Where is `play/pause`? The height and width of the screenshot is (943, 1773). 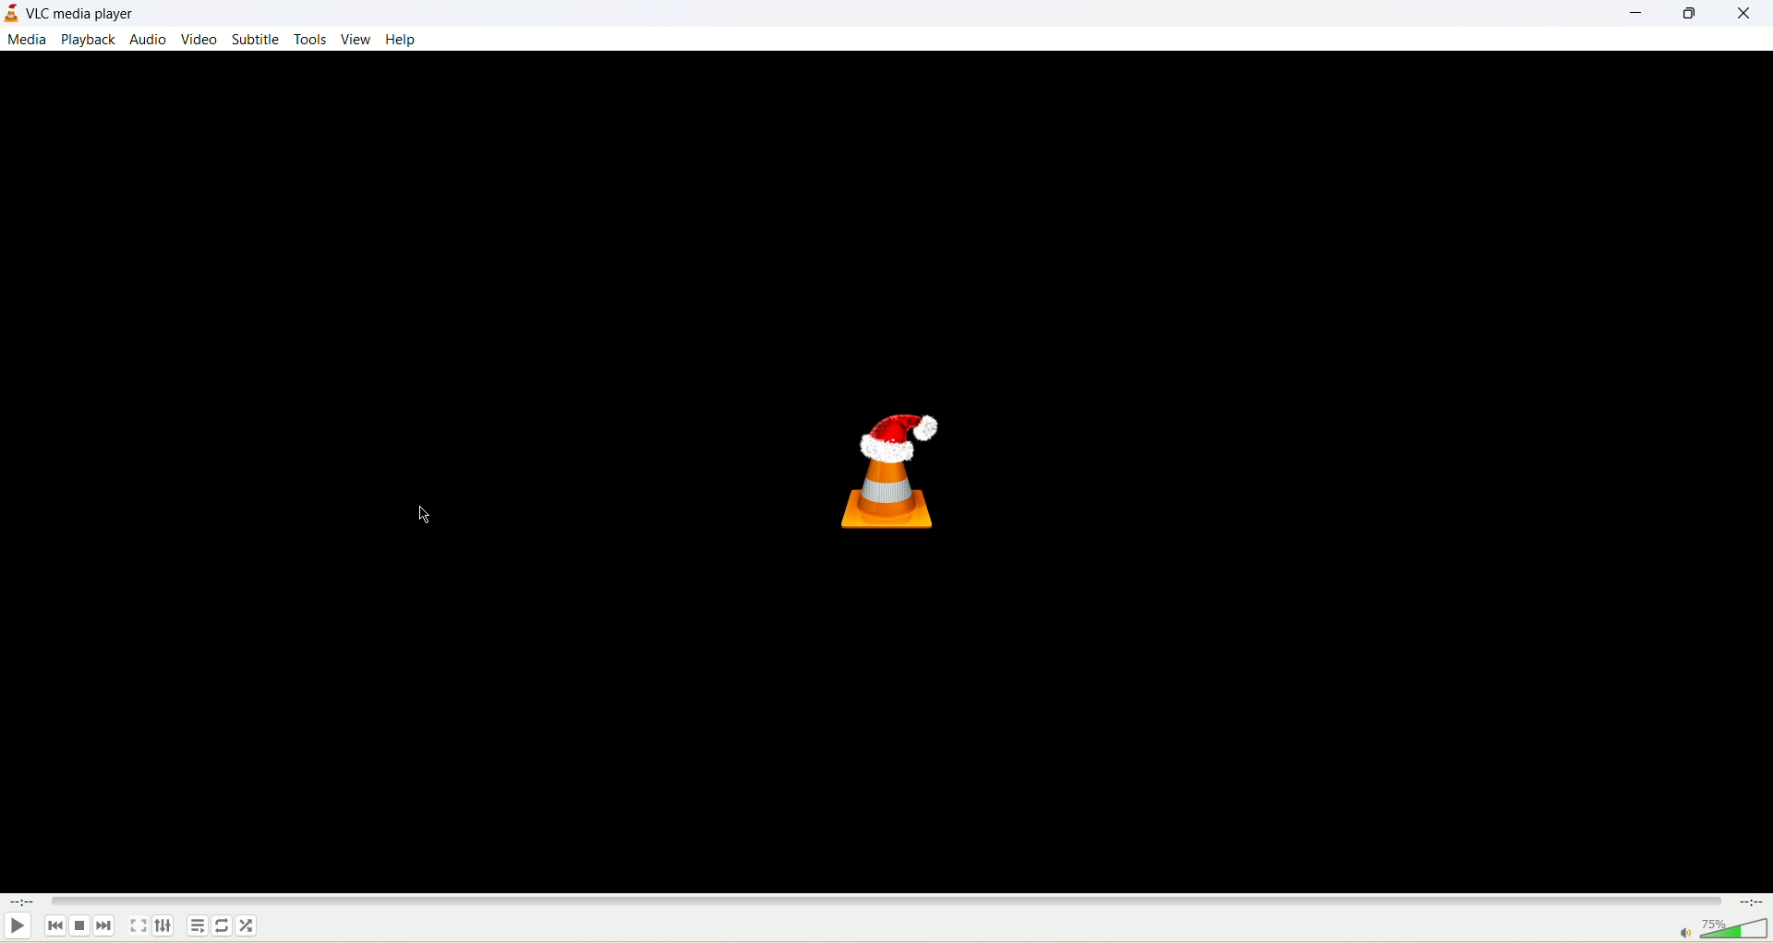 play/pause is located at coordinates (18, 926).